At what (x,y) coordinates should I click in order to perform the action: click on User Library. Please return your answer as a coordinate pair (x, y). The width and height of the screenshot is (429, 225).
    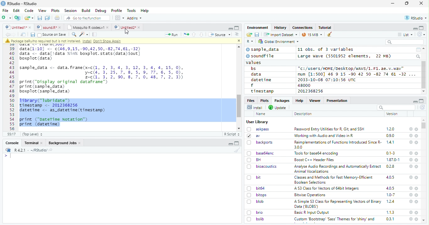
    Looking at the image, I should click on (257, 122).